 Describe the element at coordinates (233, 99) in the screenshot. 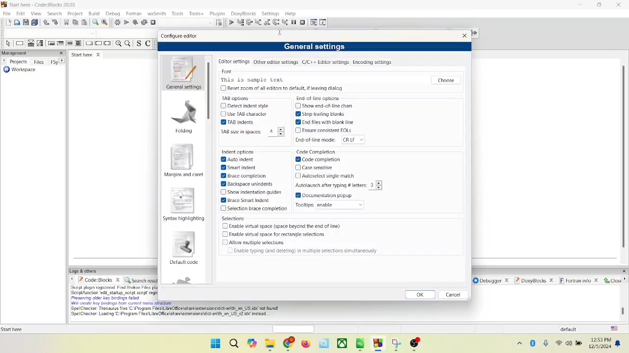

I see `TAB options` at that location.